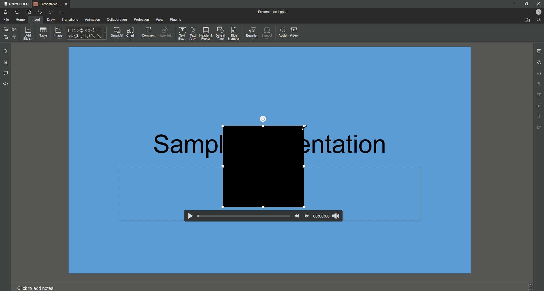 This screenshot has width=544, height=291. What do you see at coordinates (131, 33) in the screenshot?
I see `Chart` at bounding box center [131, 33].